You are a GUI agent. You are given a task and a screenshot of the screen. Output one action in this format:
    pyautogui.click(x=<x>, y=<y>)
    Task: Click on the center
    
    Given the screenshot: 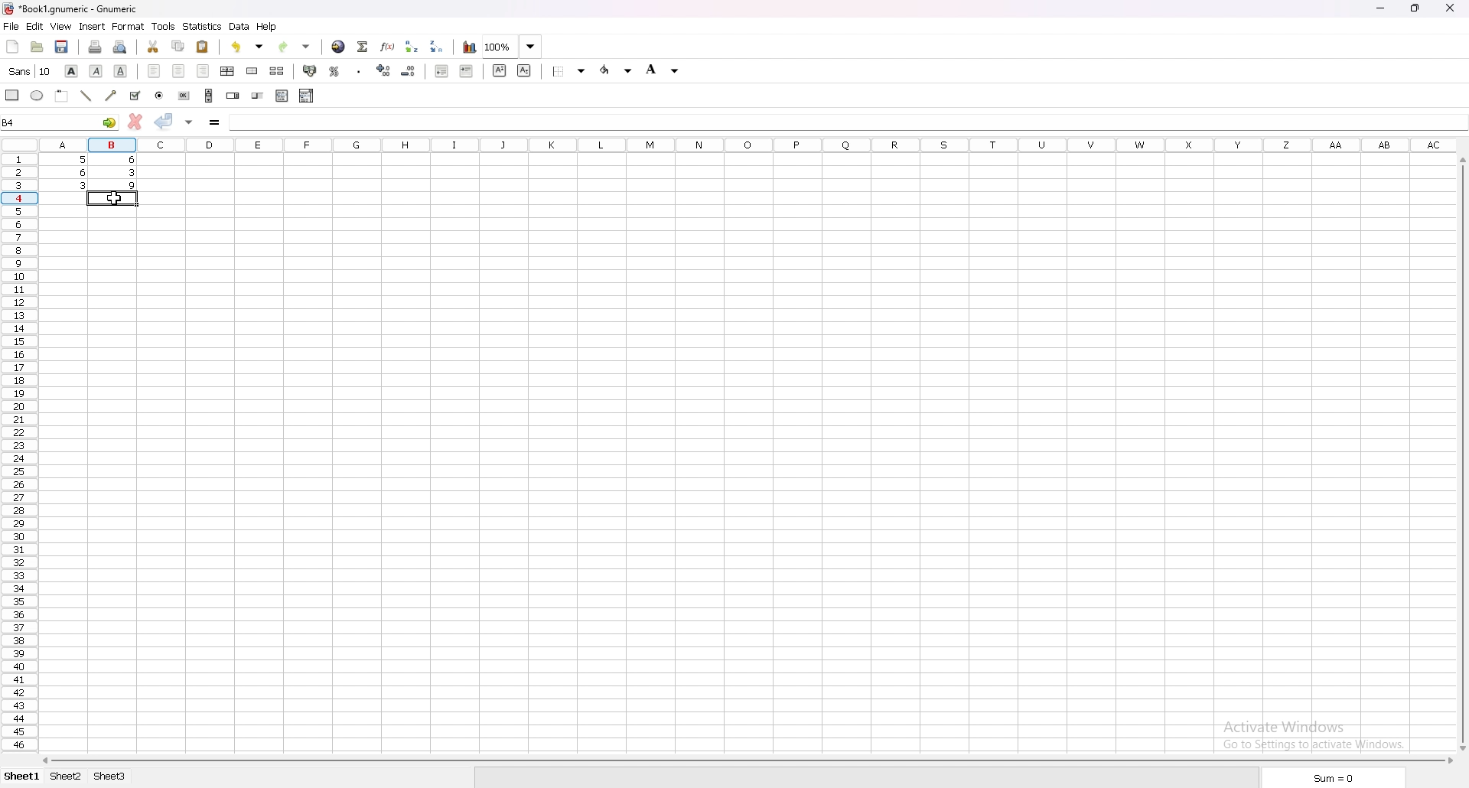 What is the action you would take?
    pyautogui.click(x=180, y=72)
    